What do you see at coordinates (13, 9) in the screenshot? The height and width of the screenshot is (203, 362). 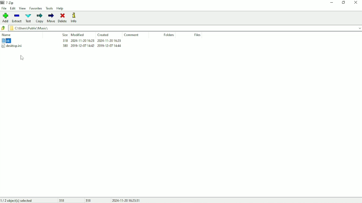 I see `Edit` at bounding box center [13, 9].